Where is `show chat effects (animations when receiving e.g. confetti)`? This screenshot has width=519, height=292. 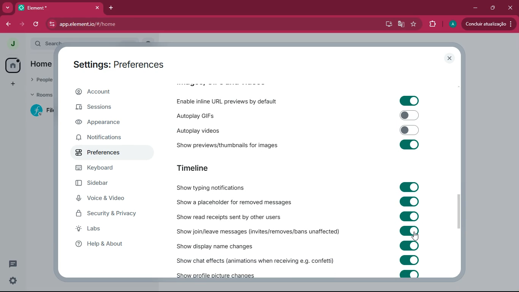
show chat effects (animations when receiving e.g. confetti) is located at coordinates (253, 260).